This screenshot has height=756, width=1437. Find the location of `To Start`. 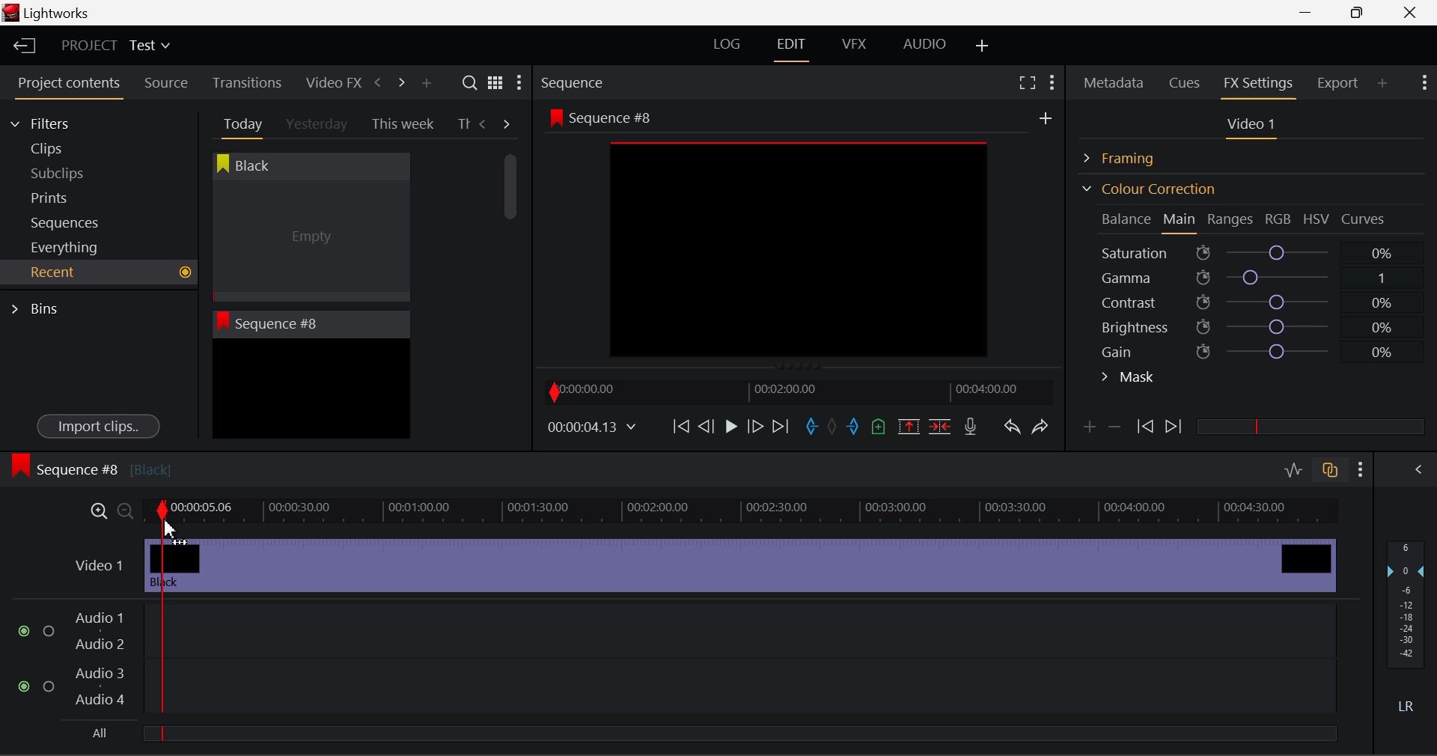

To Start is located at coordinates (680, 426).